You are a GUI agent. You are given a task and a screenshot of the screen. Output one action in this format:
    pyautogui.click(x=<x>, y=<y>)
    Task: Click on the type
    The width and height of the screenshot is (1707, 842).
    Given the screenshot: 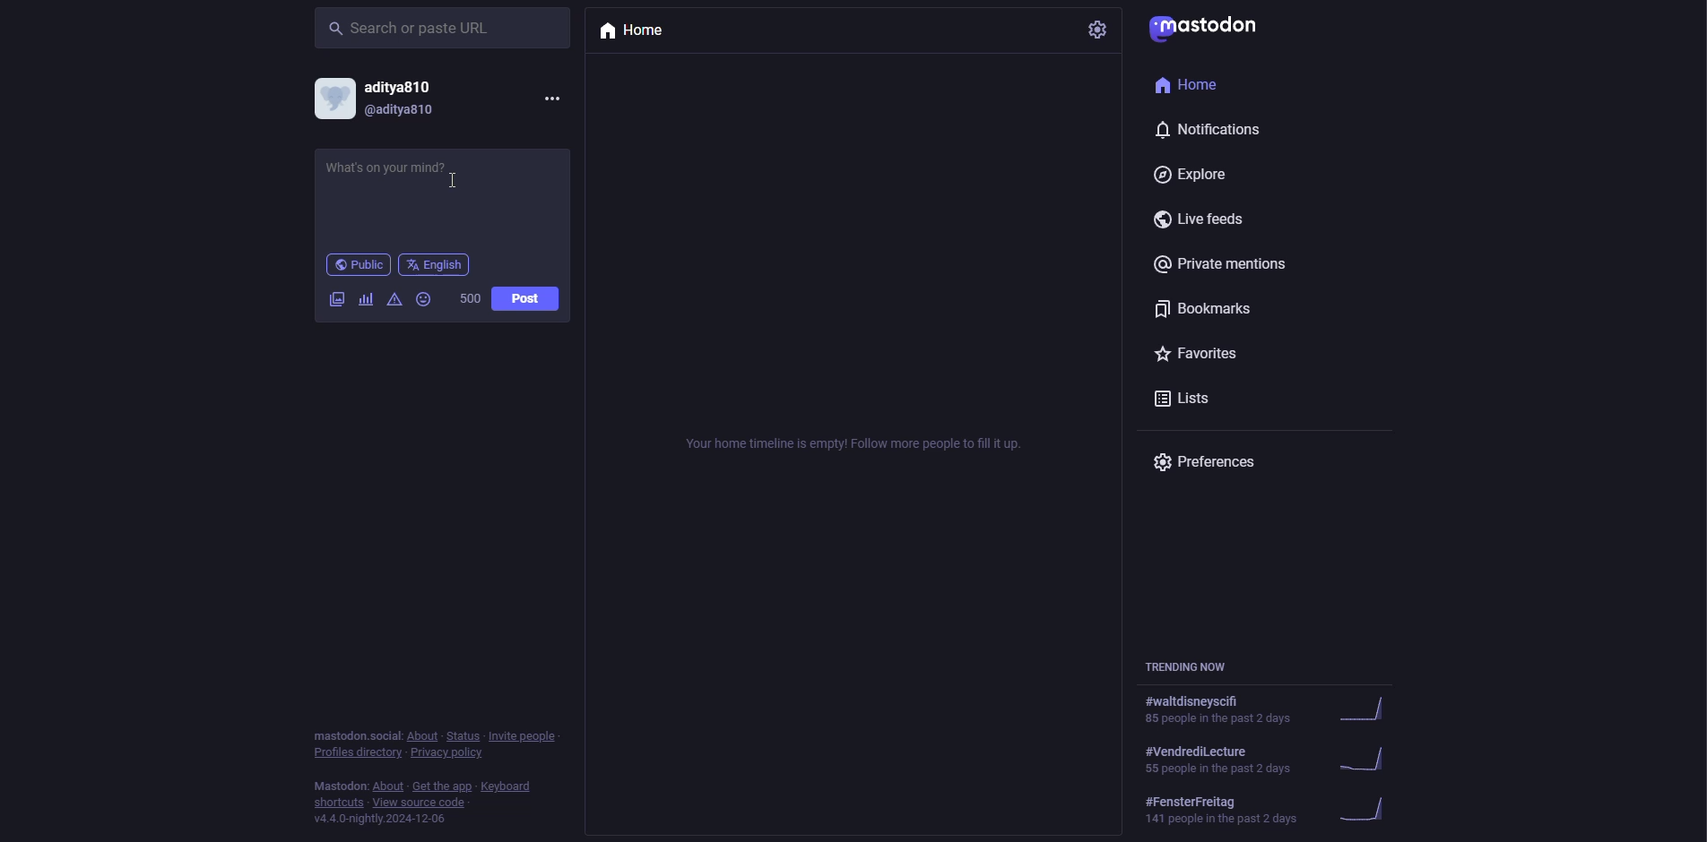 What is the action you would take?
    pyautogui.click(x=437, y=187)
    